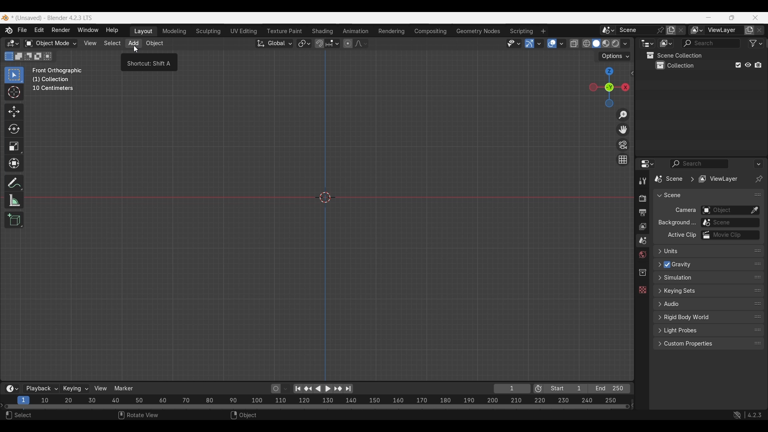 Image resolution: width=768 pixels, height=432 pixels. What do you see at coordinates (244, 31) in the screenshot?
I see `UV Editing workspace` at bounding box center [244, 31].